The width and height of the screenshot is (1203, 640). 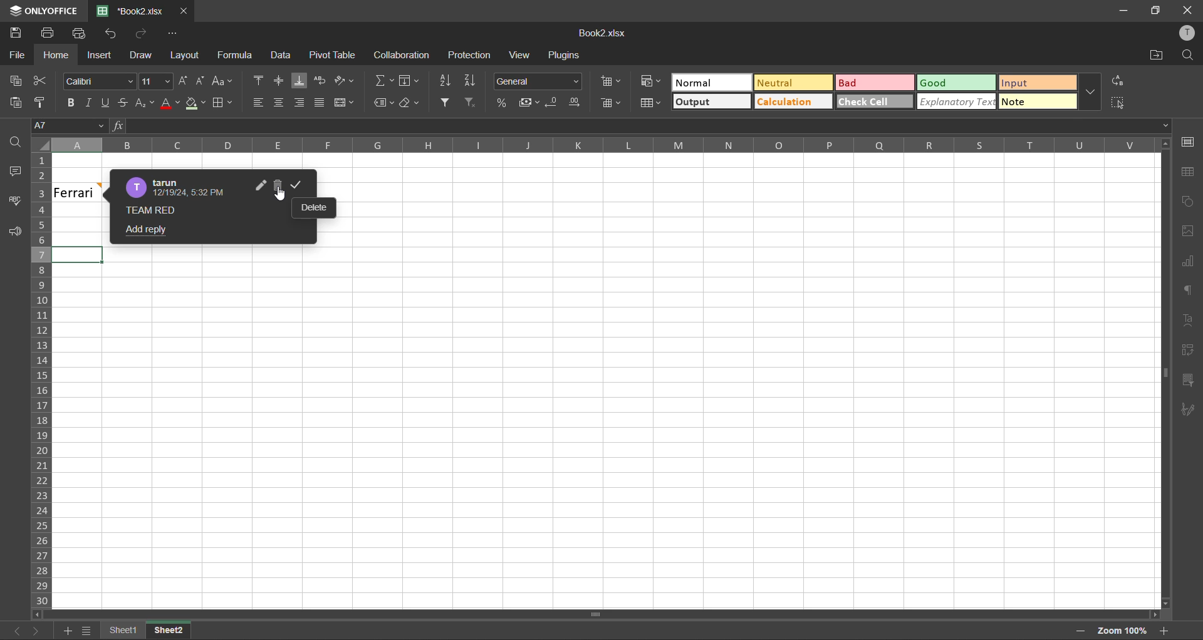 I want to click on mark as resolved, so click(x=301, y=185).